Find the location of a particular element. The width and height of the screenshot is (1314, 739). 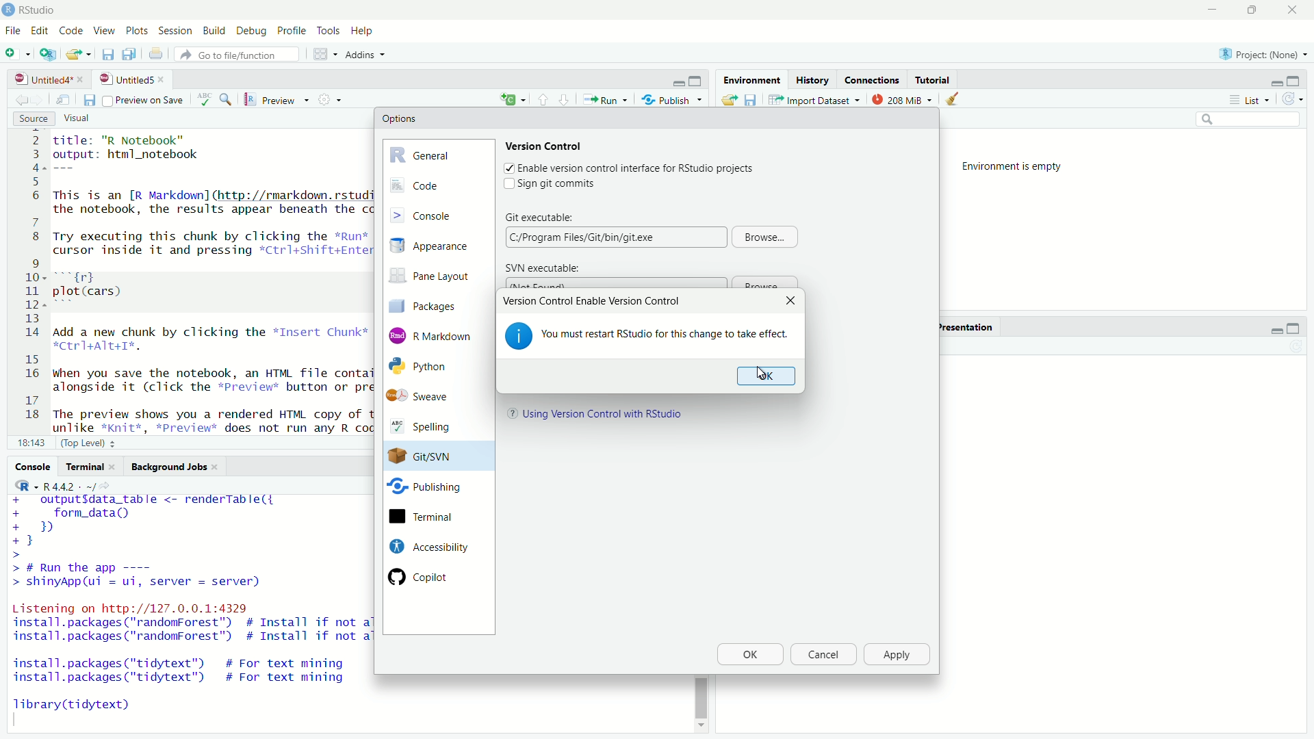

Version Control is located at coordinates (545, 145).